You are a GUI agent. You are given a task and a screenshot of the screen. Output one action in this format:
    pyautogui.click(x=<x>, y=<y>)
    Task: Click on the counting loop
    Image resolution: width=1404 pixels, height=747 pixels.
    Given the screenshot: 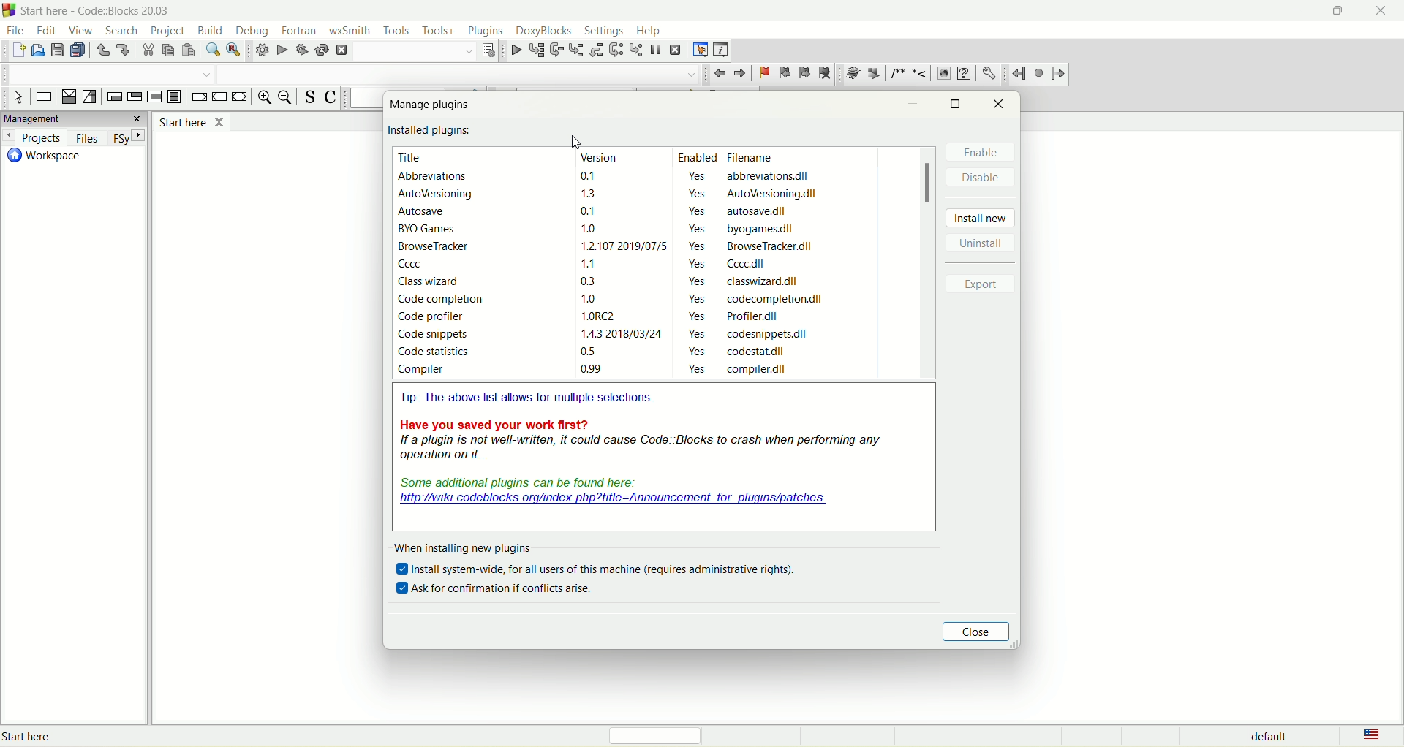 What is the action you would take?
    pyautogui.click(x=154, y=97)
    